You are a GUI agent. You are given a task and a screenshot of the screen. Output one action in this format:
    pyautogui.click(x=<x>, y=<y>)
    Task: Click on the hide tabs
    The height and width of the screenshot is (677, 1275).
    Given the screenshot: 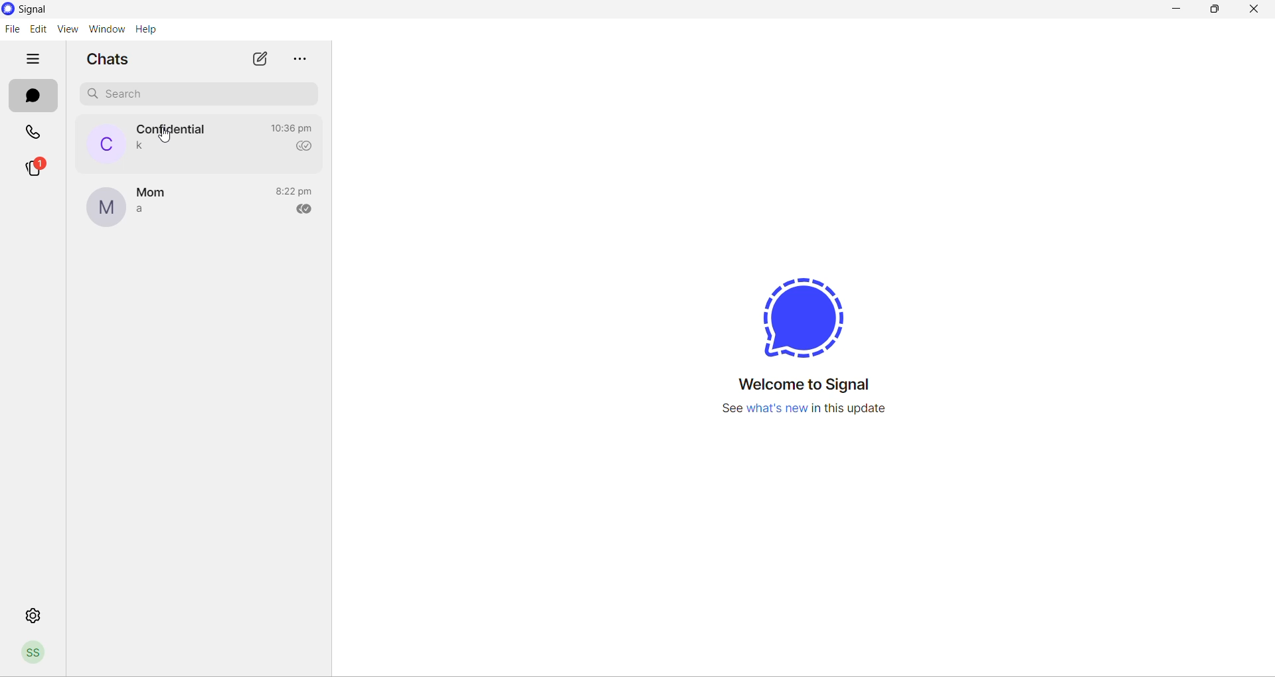 What is the action you would take?
    pyautogui.click(x=38, y=60)
    